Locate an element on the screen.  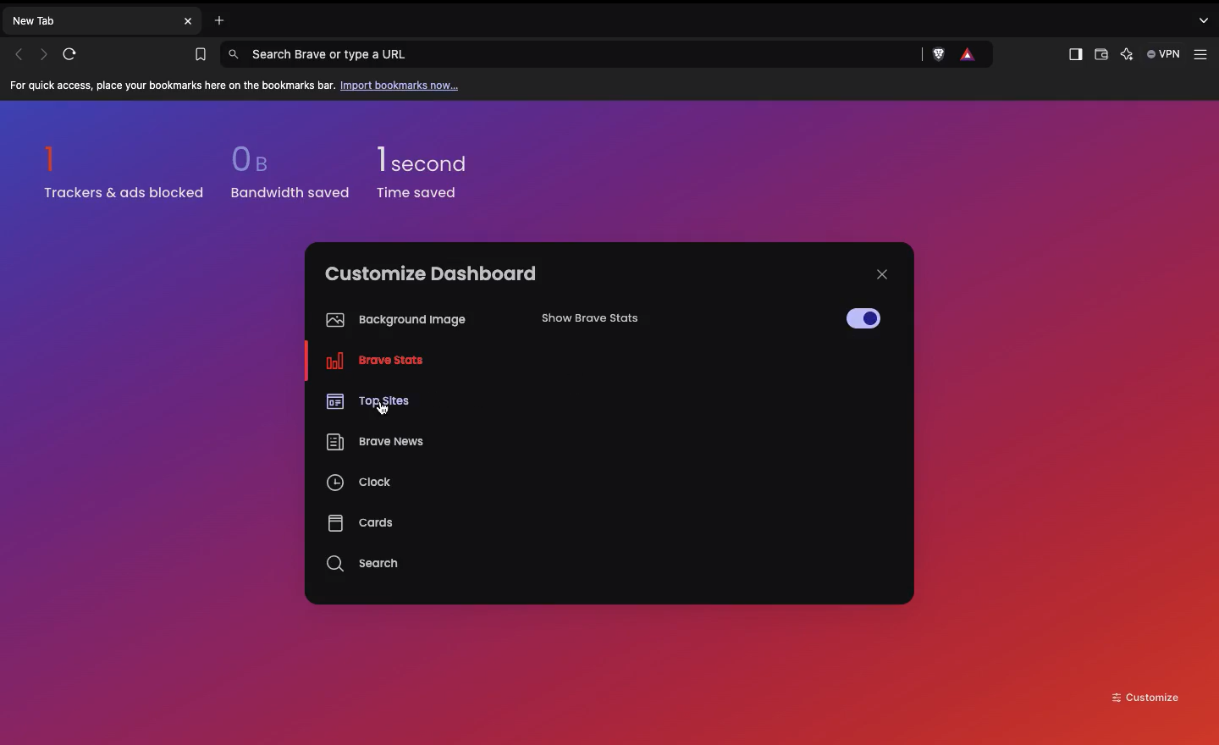
cursor is located at coordinates (381, 409).